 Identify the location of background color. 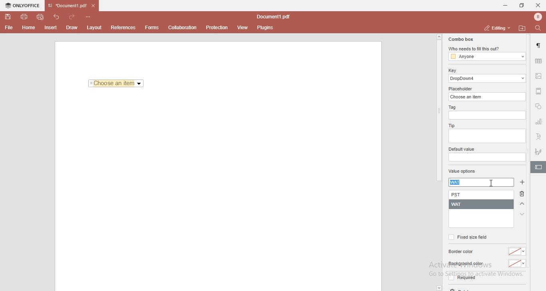
(465, 264).